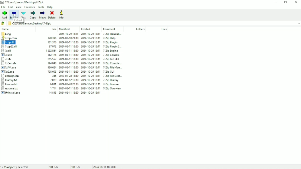  Describe the element at coordinates (6, 29) in the screenshot. I see `Name` at that location.